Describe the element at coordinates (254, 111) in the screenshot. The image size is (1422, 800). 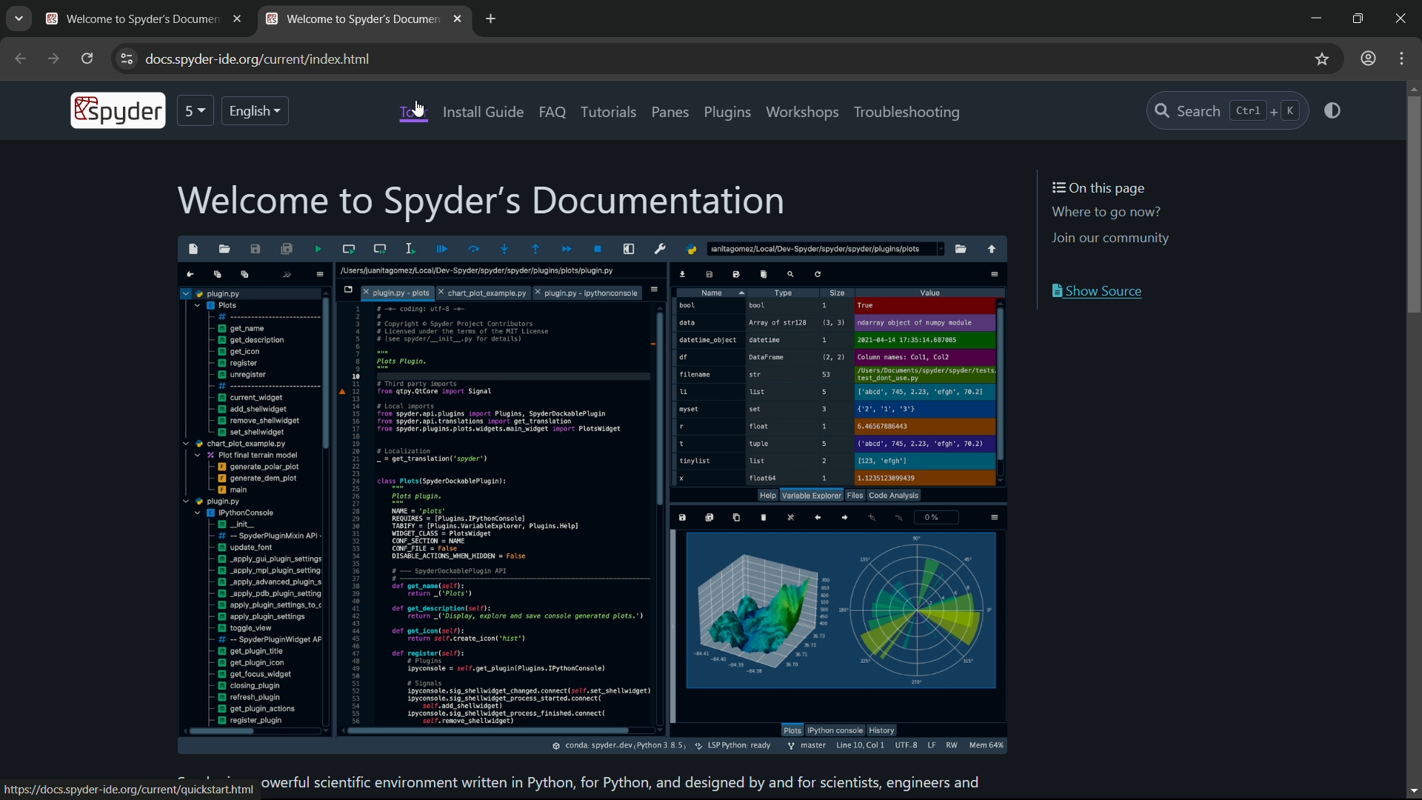
I see `English` at that location.